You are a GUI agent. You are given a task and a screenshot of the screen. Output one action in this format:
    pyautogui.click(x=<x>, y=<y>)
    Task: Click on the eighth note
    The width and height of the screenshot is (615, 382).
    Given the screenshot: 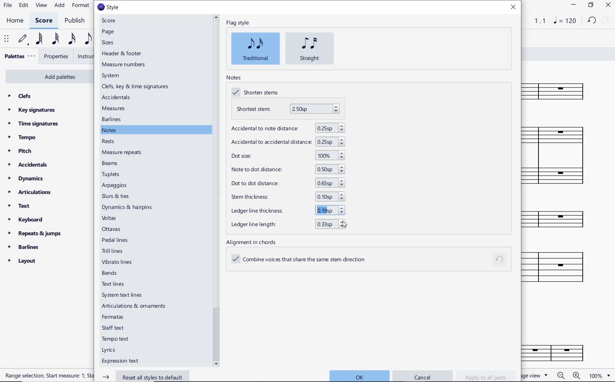 What is the action you would take?
    pyautogui.click(x=88, y=39)
    